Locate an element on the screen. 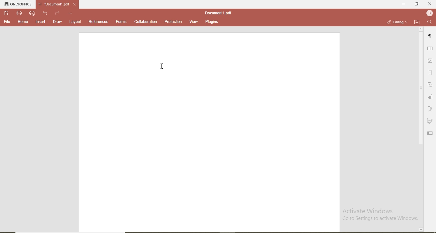  print is located at coordinates (19, 13).